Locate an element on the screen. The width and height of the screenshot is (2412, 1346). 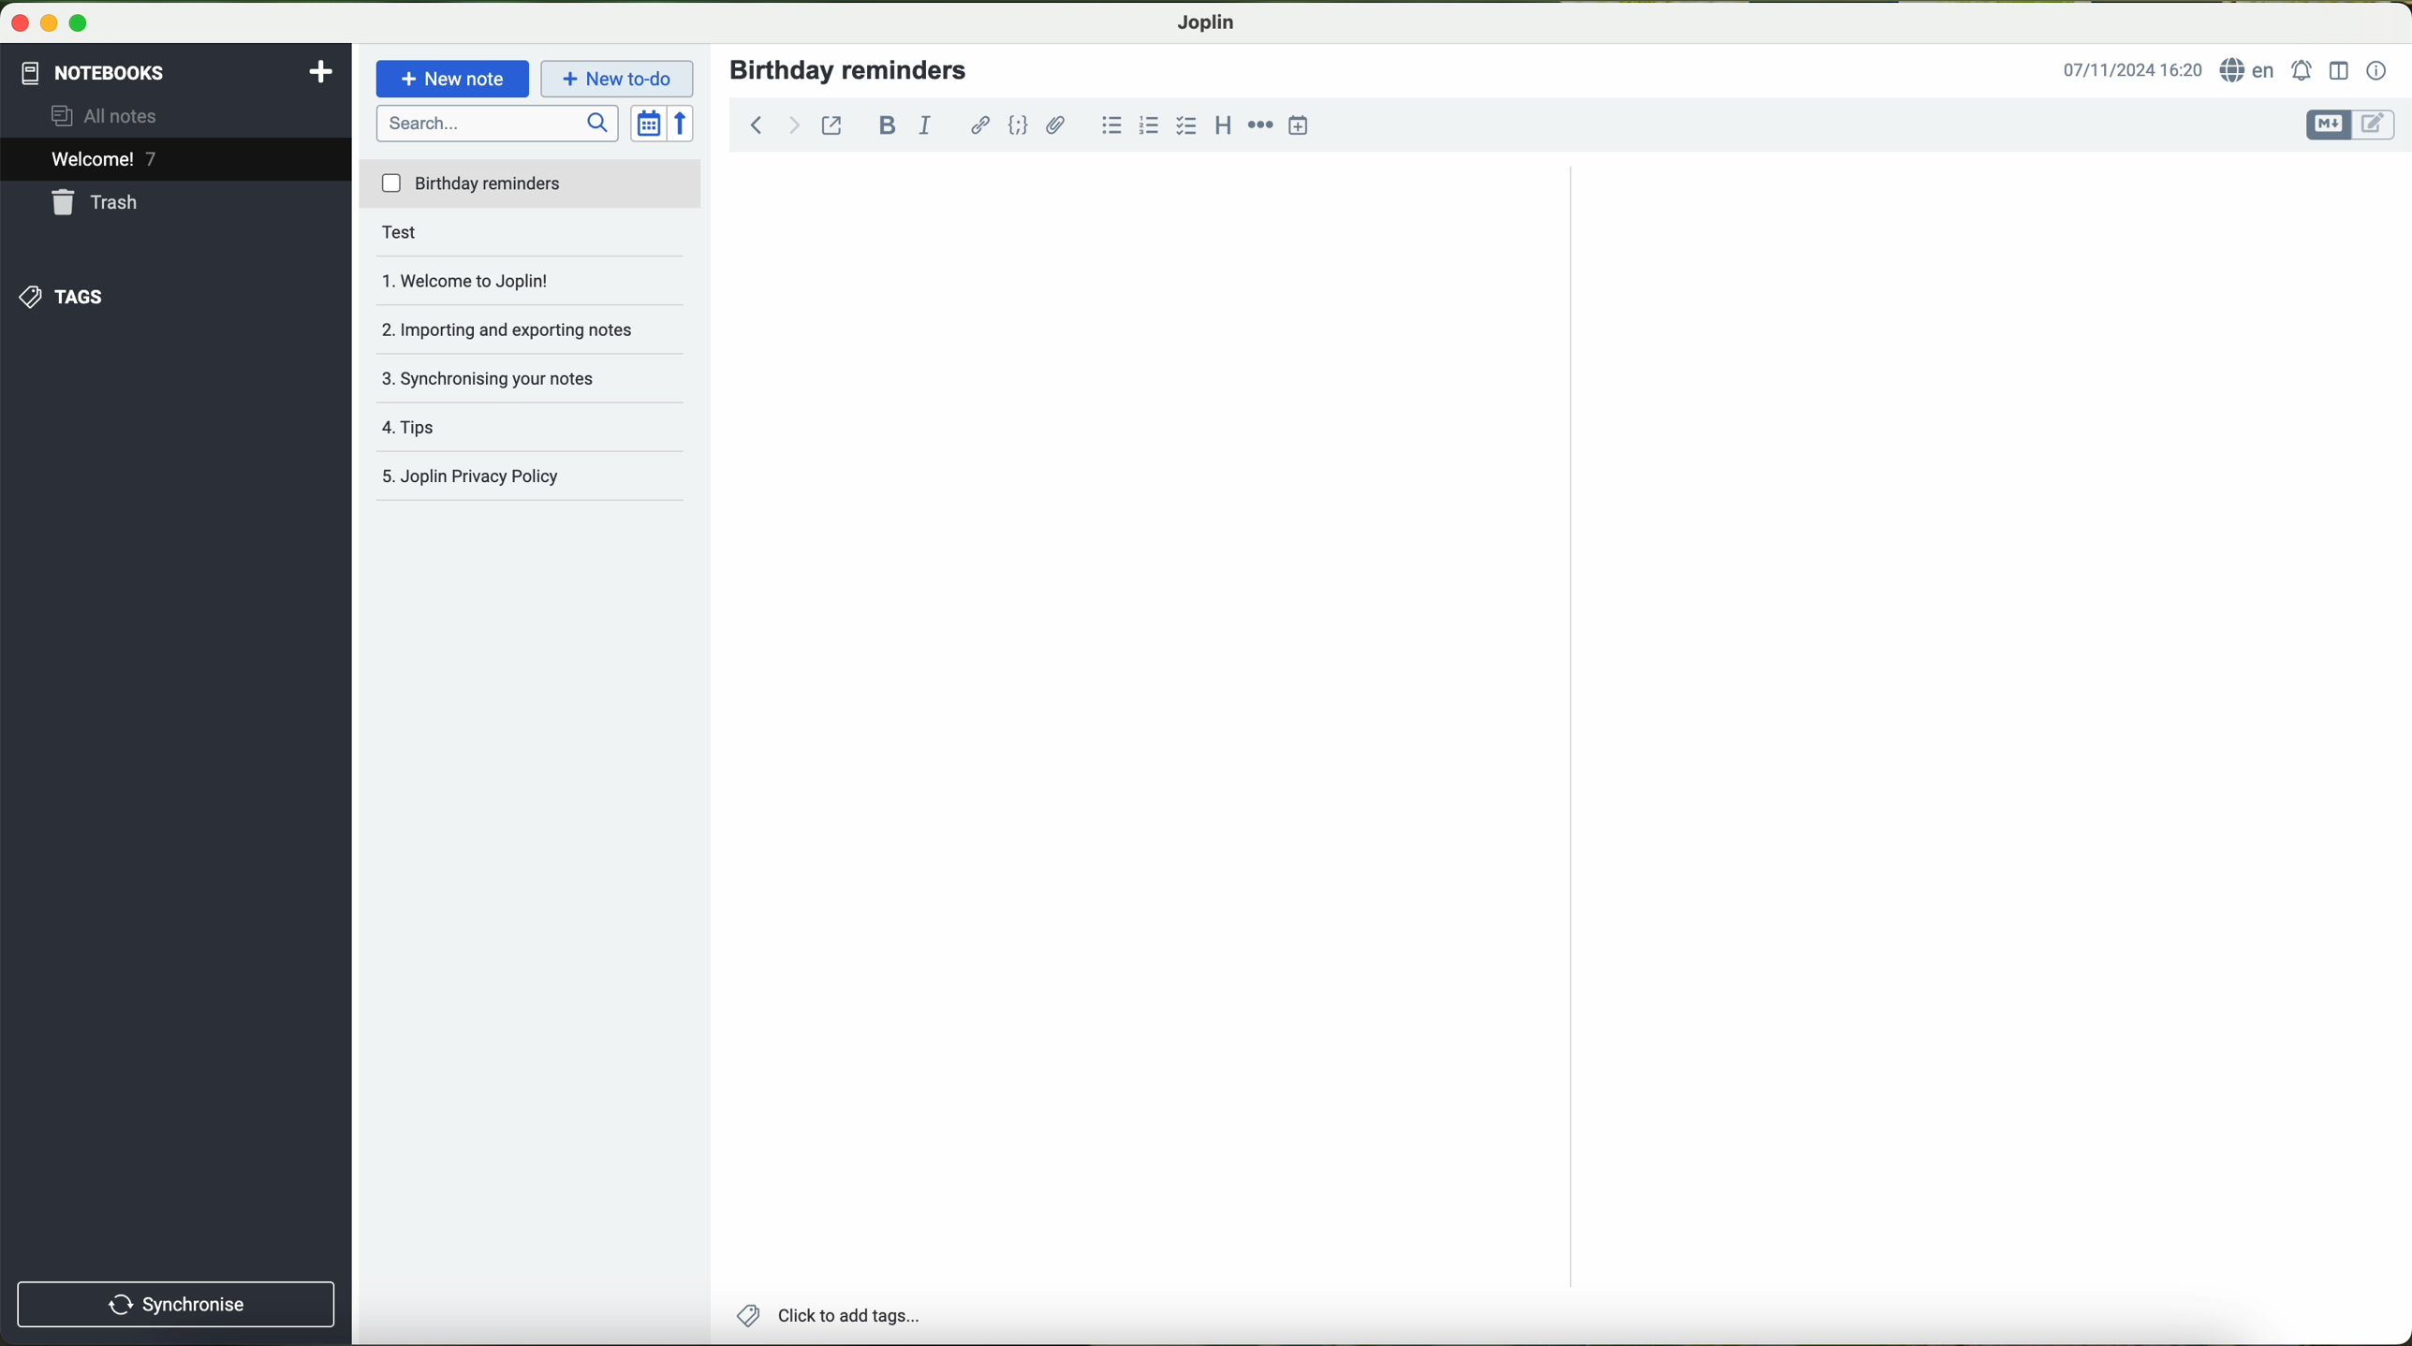
back arrow is located at coordinates (772, 123).